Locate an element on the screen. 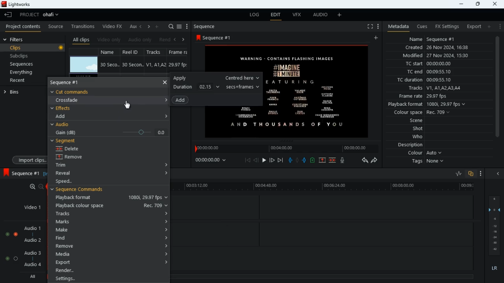 The height and width of the screenshot is (283, 504). push is located at coordinates (305, 161).